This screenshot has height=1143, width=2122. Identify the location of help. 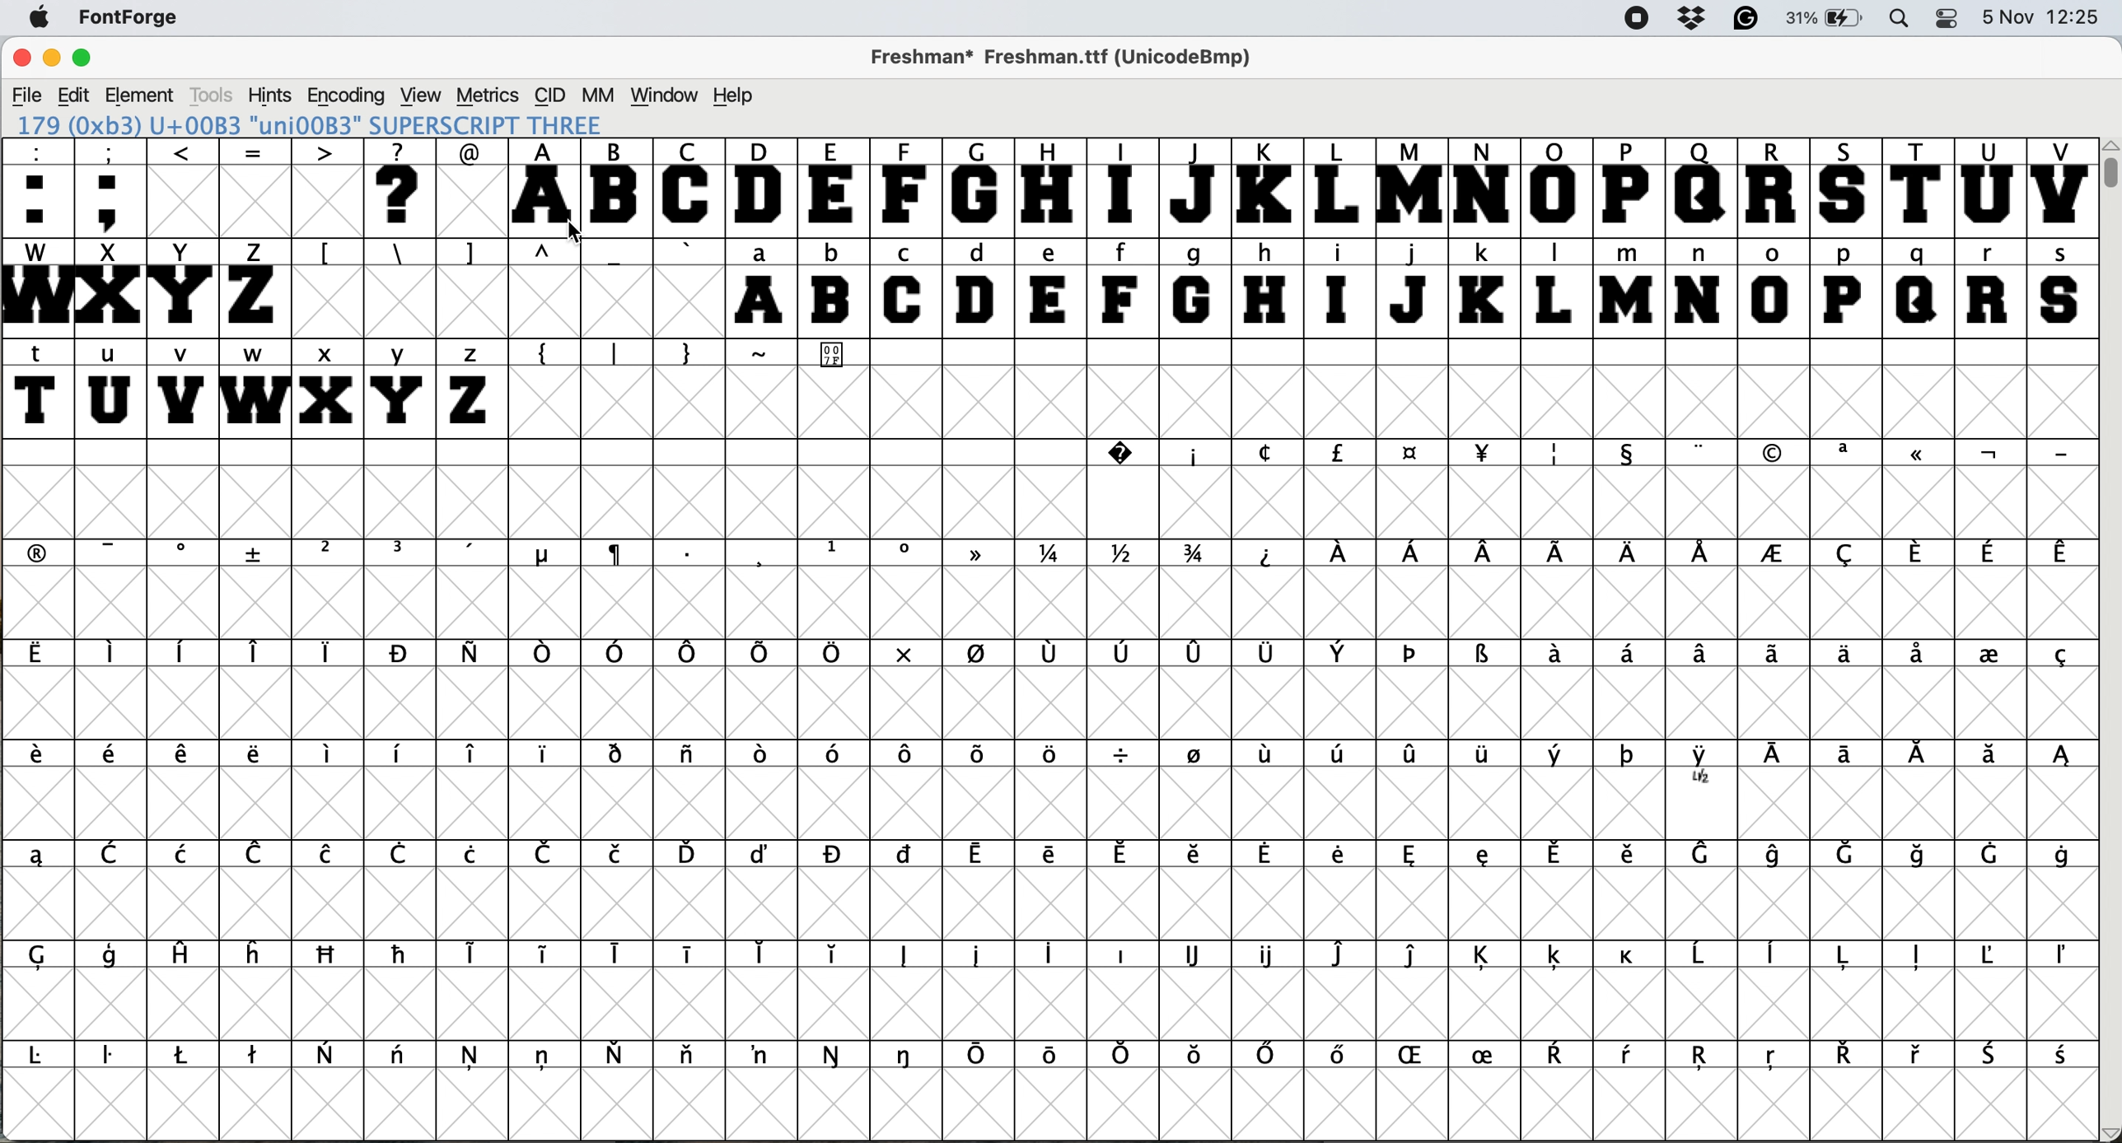
(732, 94).